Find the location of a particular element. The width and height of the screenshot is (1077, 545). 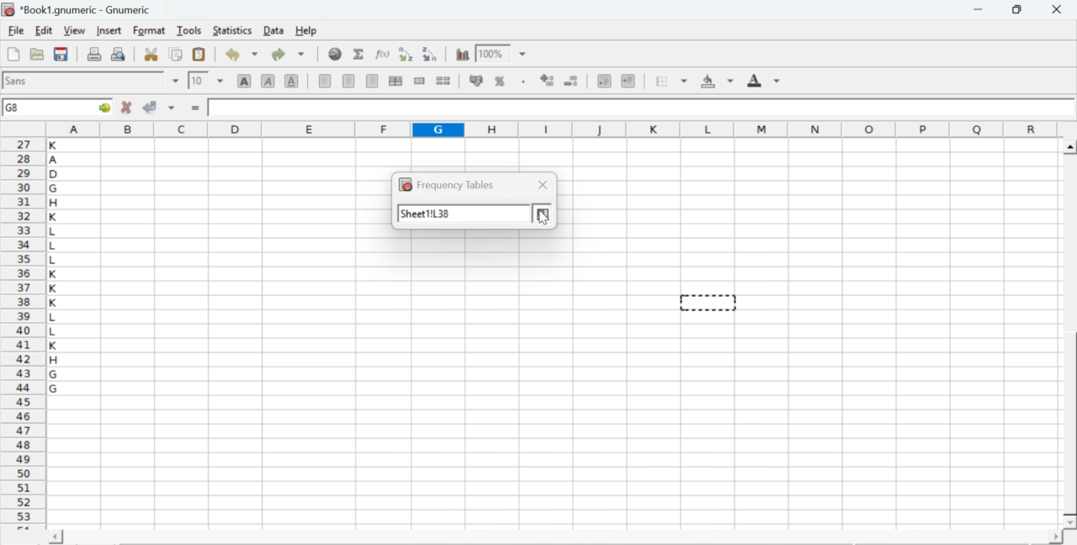

insert is located at coordinates (108, 29).